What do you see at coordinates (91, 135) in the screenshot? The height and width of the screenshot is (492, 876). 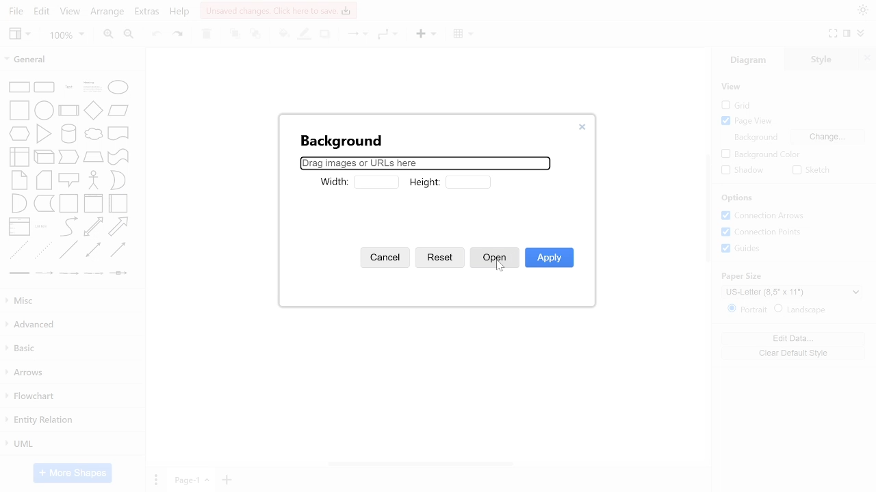 I see `general shapes` at bounding box center [91, 135].